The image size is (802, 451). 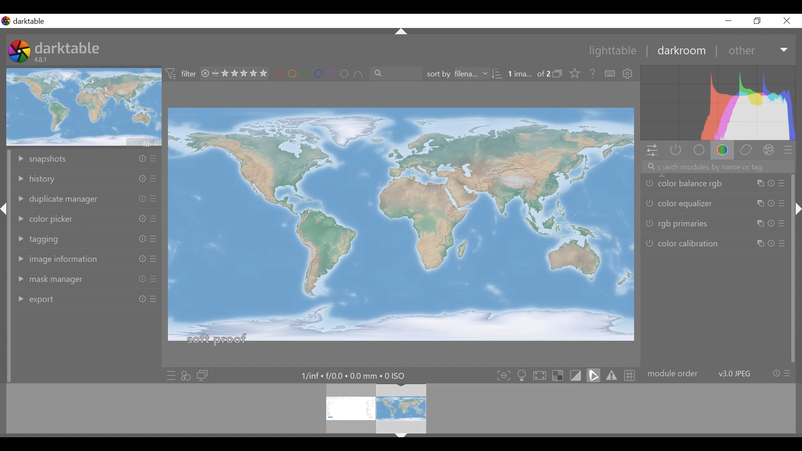 What do you see at coordinates (681, 51) in the screenshot?
I see `darkroom` at bounding box center [681, 51].